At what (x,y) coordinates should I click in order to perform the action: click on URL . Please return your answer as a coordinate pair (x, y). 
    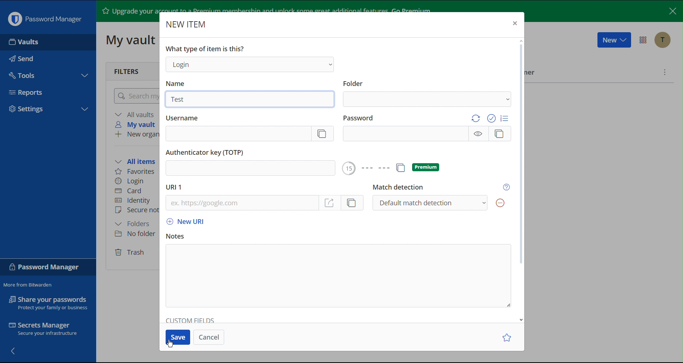
    Looking at the image, I should click on (266, 204).